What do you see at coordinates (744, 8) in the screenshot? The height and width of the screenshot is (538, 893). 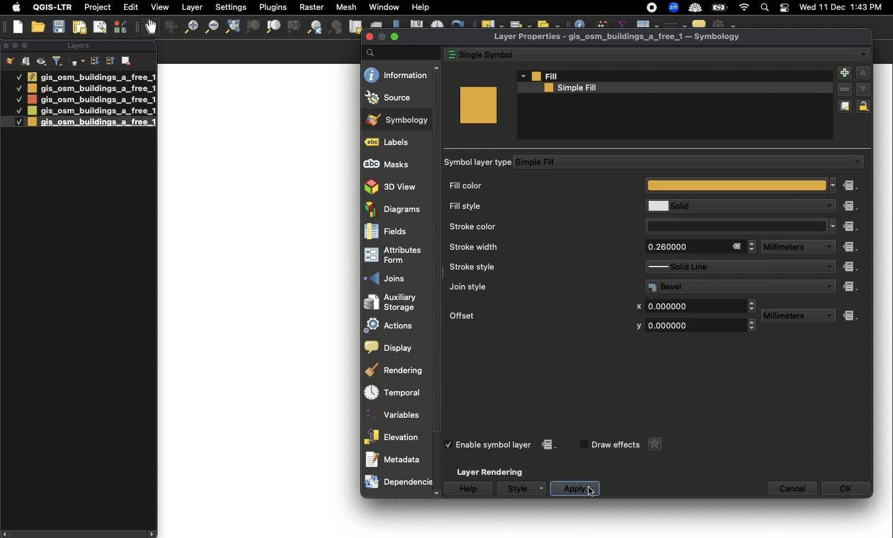 I see `Wif` at bounding box center [744, 8].